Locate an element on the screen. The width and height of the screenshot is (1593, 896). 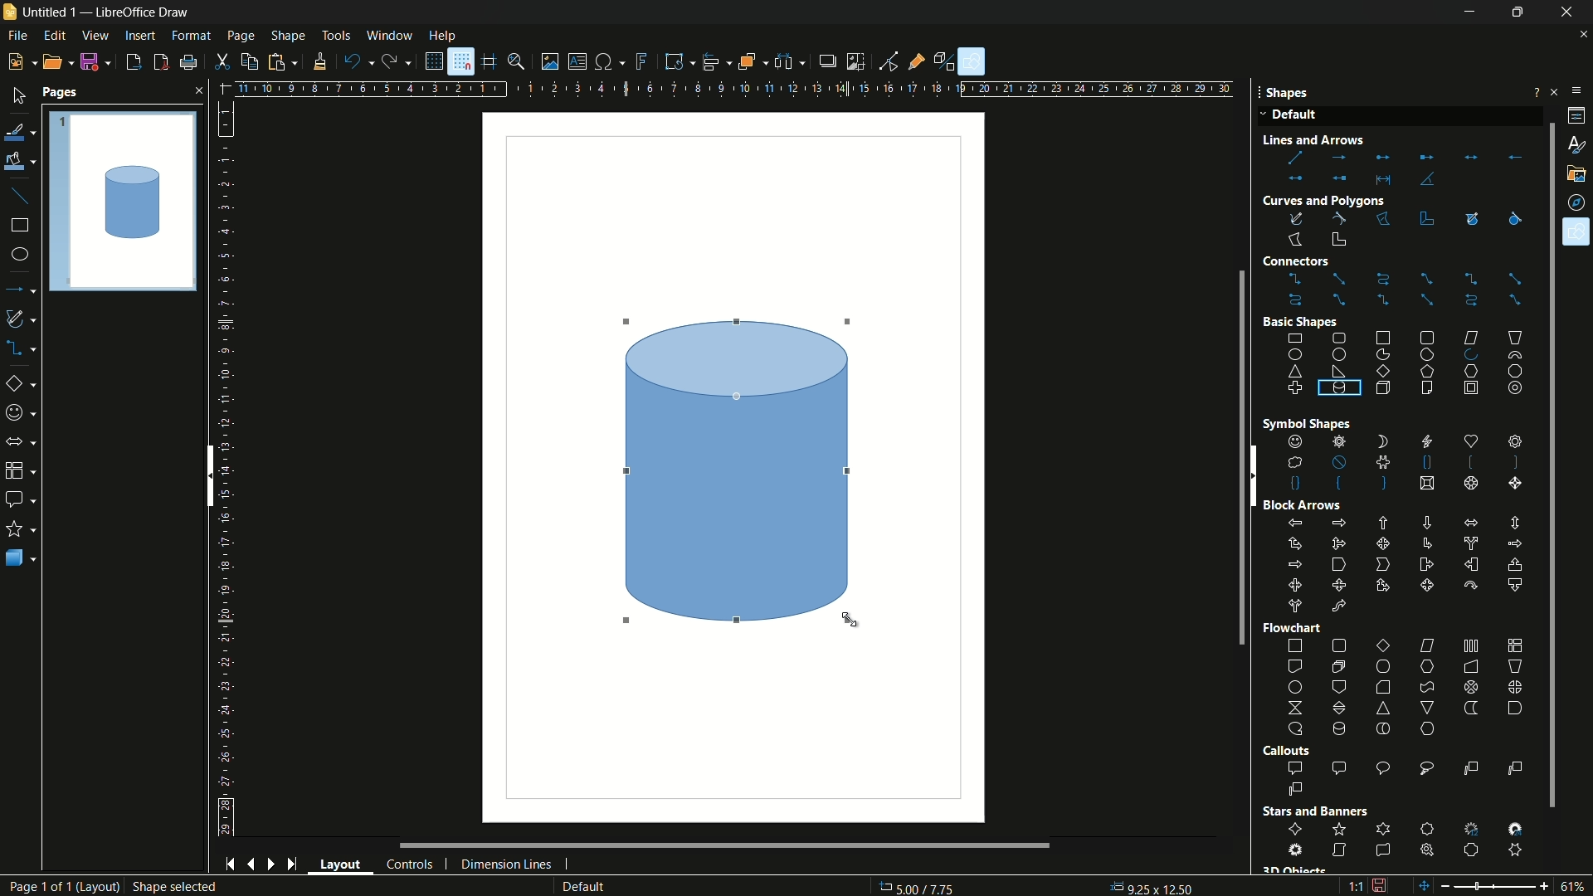
help menu is located at coordinates (441, 36).